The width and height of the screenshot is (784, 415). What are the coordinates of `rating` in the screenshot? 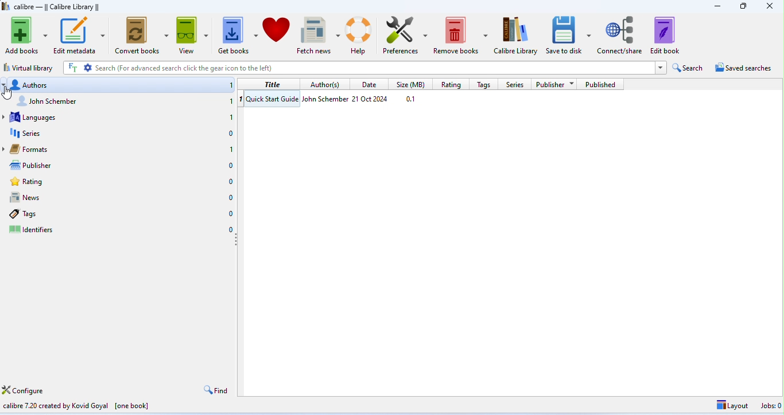 It's located at (121, 181).